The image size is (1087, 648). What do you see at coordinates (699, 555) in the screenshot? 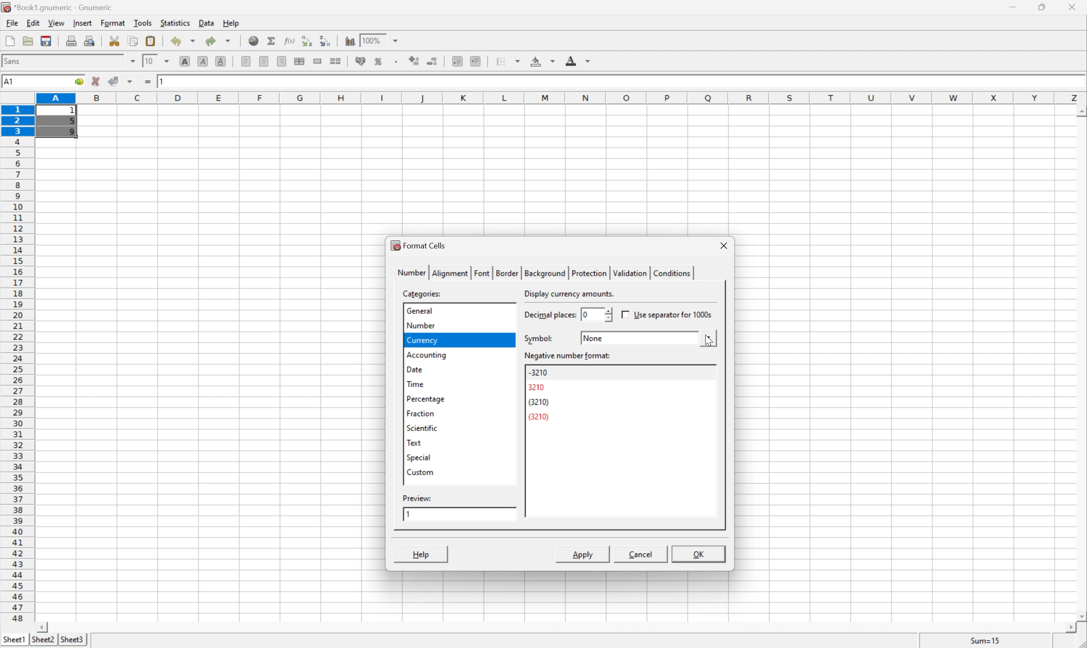
I see `OK` at bounding box center [699, 555].